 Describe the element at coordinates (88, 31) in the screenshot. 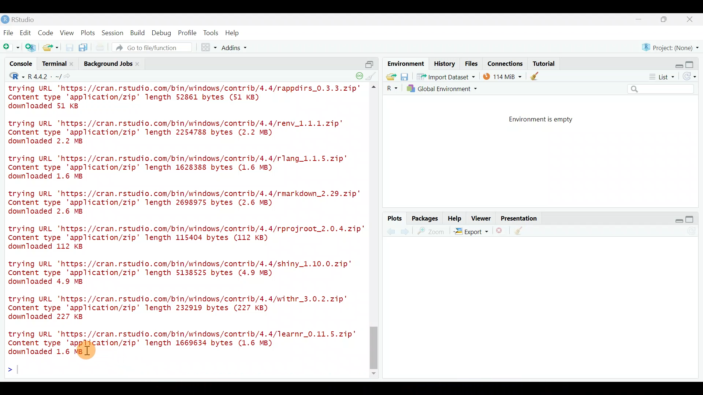

I see `Plots` at that location.